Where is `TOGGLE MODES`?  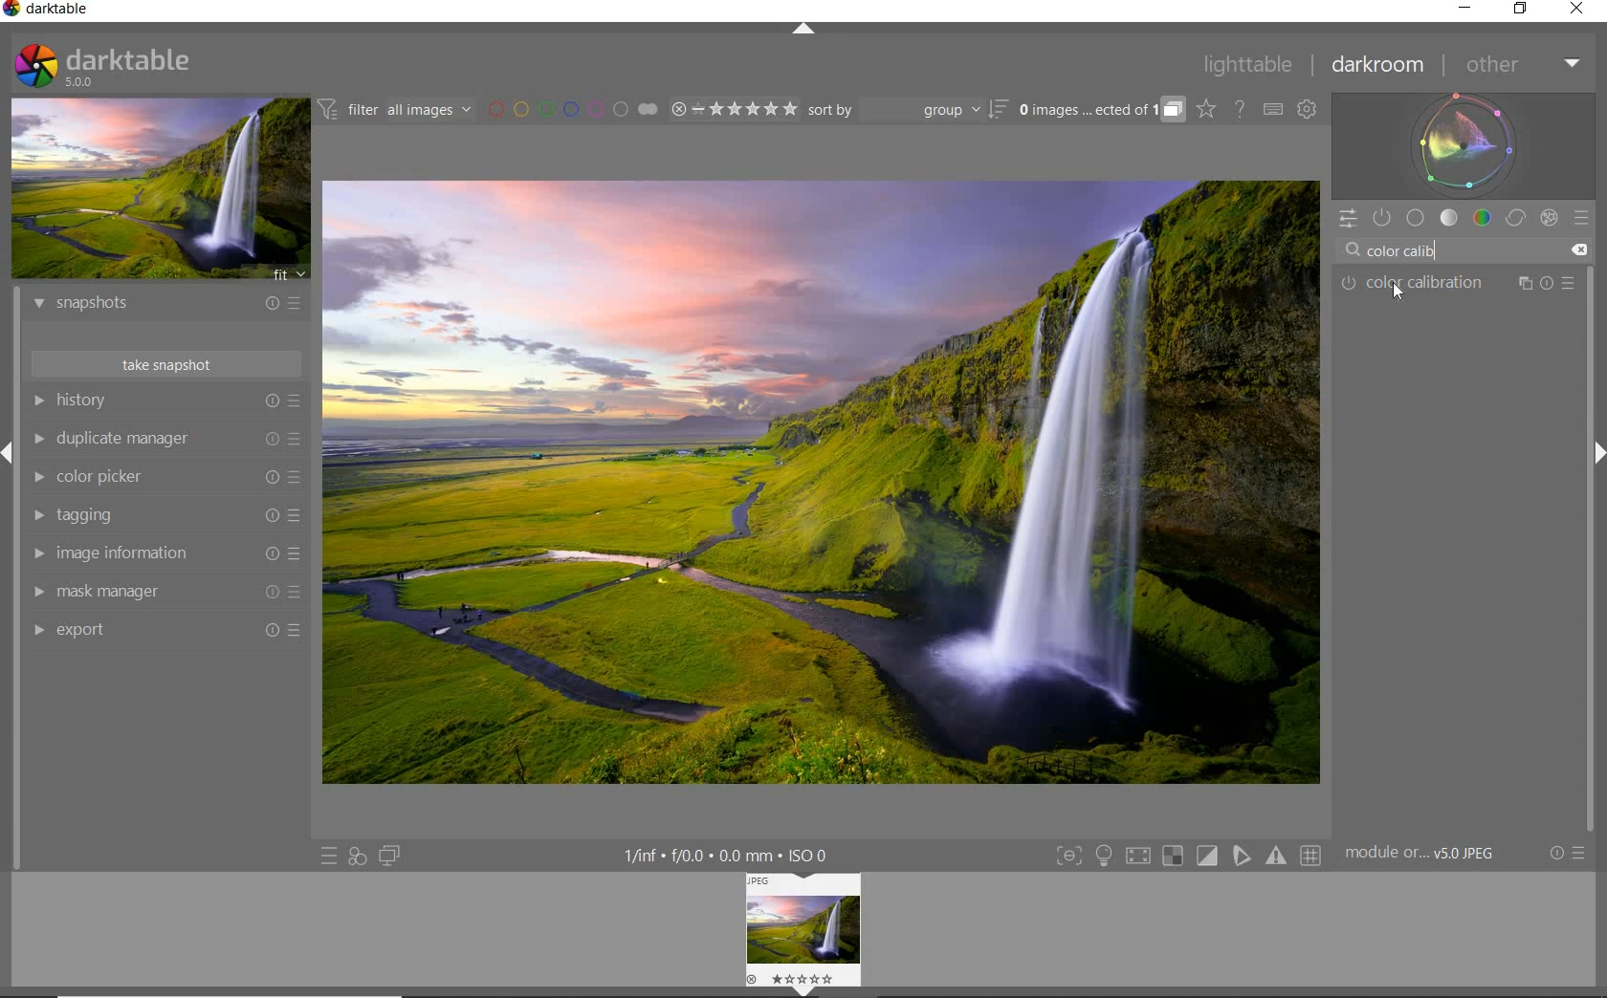
TOGGLE MODES is located at coordinates (1187, 857).